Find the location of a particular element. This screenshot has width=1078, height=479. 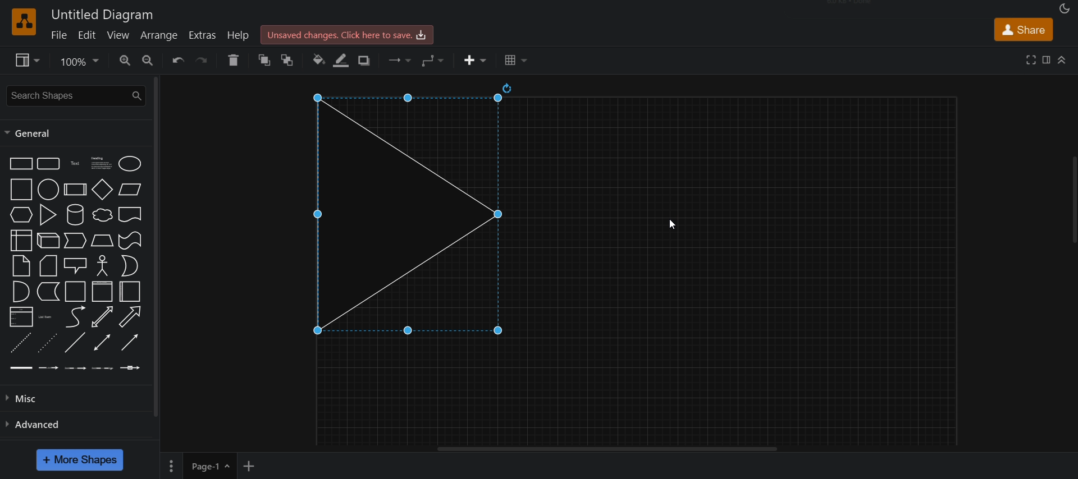

dashed line is located at coordinates (21, 342).